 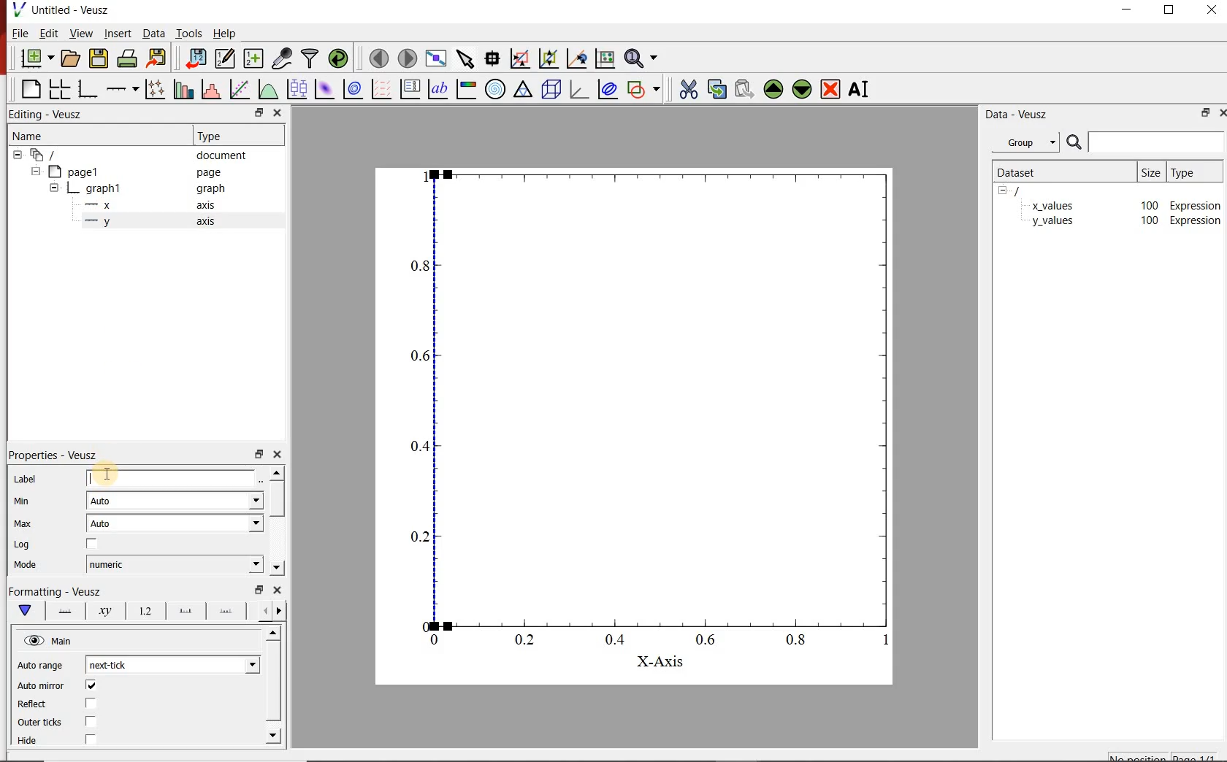 I want to click on edit and center new datasets, so click(x=226, y=59).